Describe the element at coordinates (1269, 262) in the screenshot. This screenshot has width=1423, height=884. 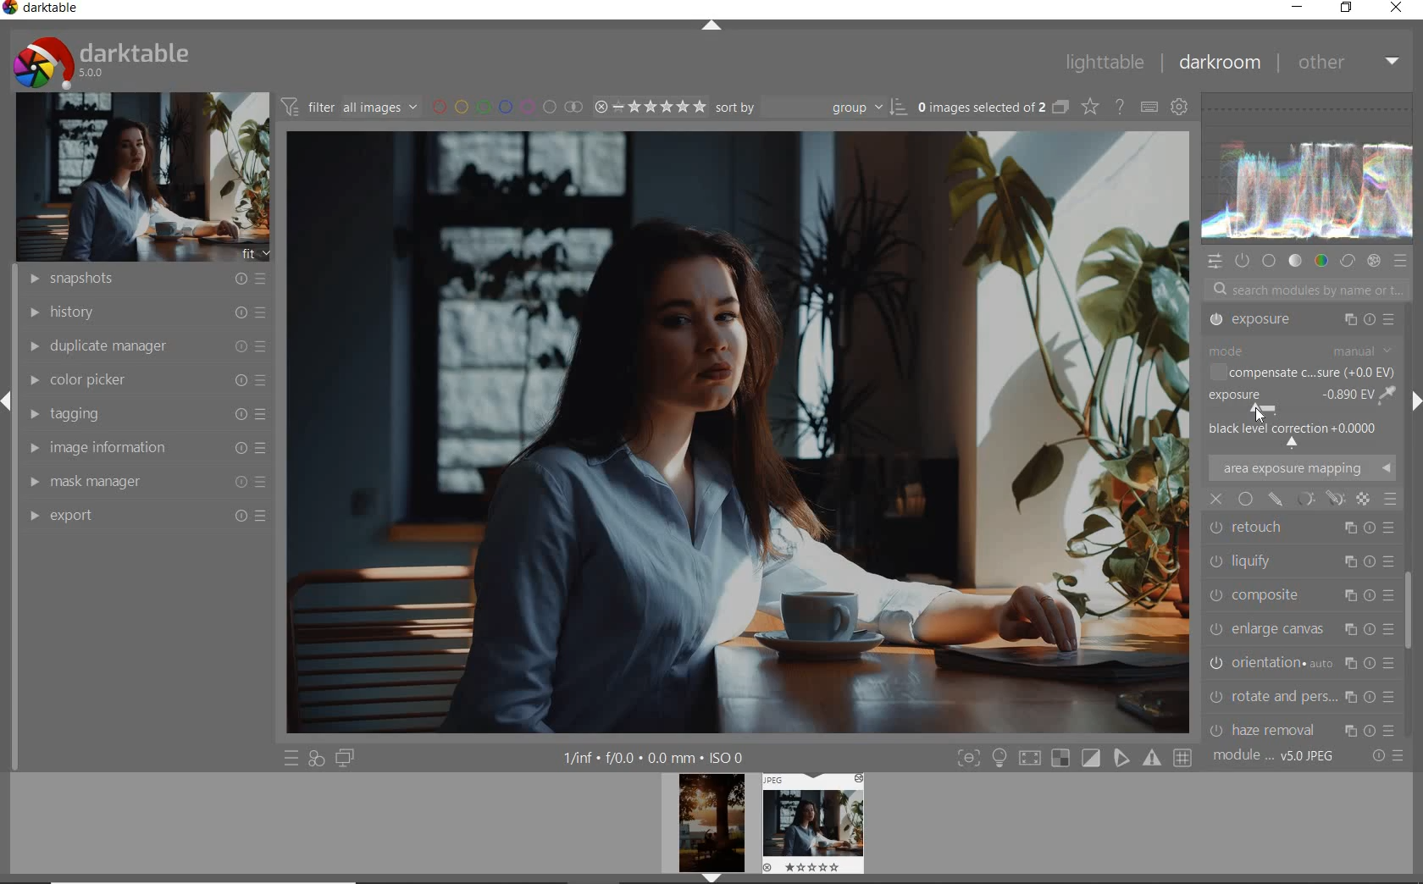
I see `BASE` at that location.